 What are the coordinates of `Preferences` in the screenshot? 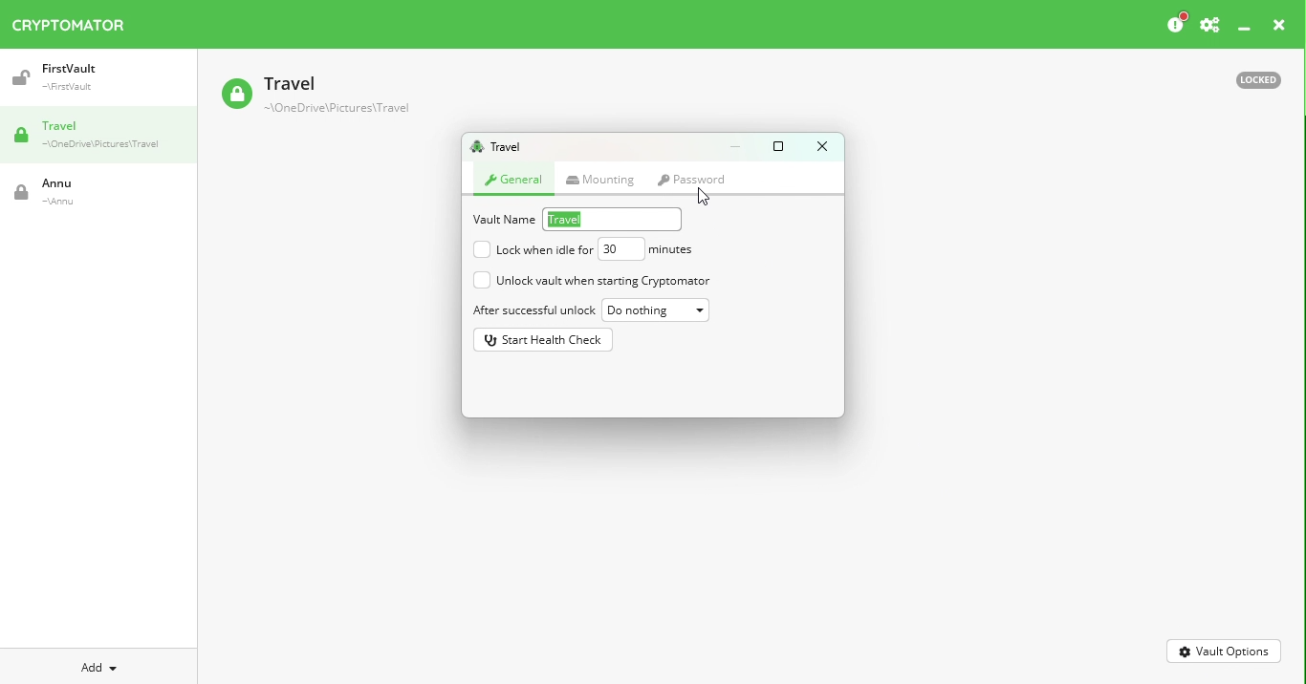 It's located at (1209, 26).